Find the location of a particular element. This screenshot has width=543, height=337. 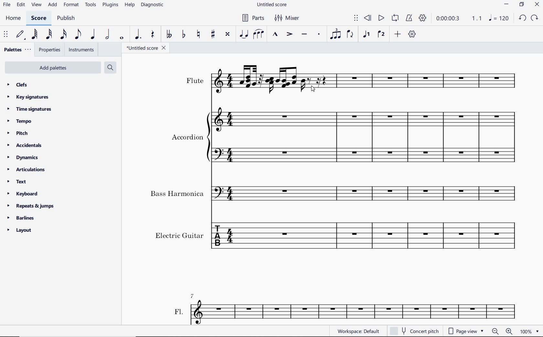

articulations is located at coordinates (27, 170).